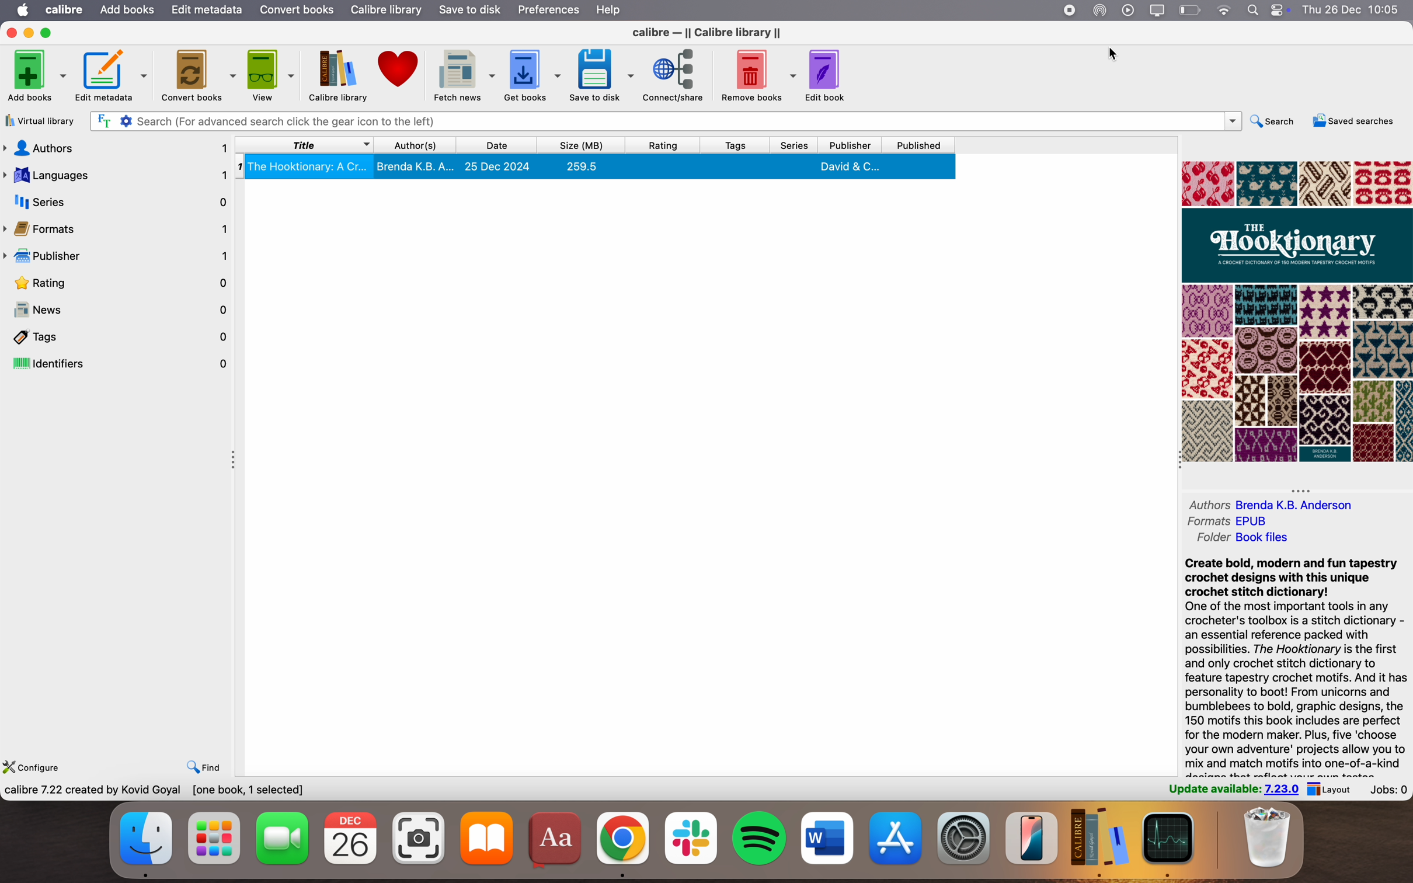 The width and height of the screenshot is (1413, 883). Describe the element at coordinates (758, 74) in the screenshot. I see `remove books` at that location.